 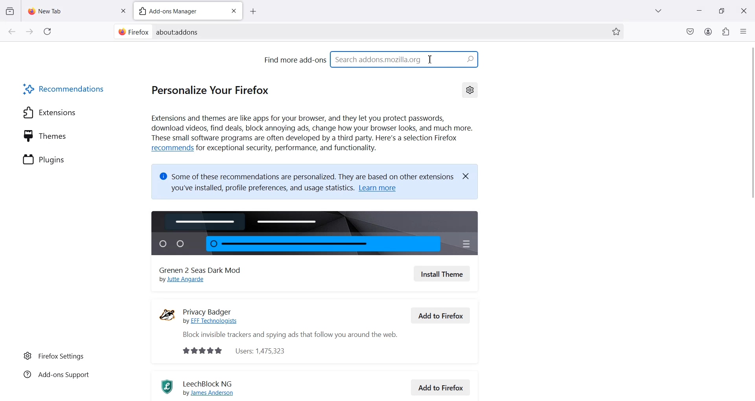 I want to click on Maximize, so click(x=722, y=10).